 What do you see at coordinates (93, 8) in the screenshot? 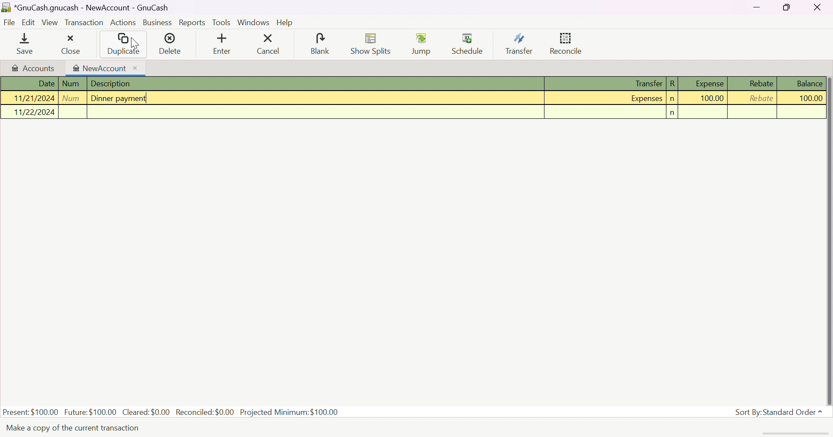
I see `*GnuCash.gnucash - NewAccount - GnuCash` at bounding box center [93, 8].